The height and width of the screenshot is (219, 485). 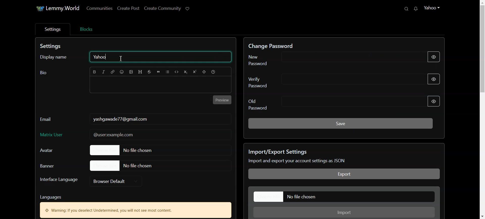 I want to click on List, so click(x=168, y=72).